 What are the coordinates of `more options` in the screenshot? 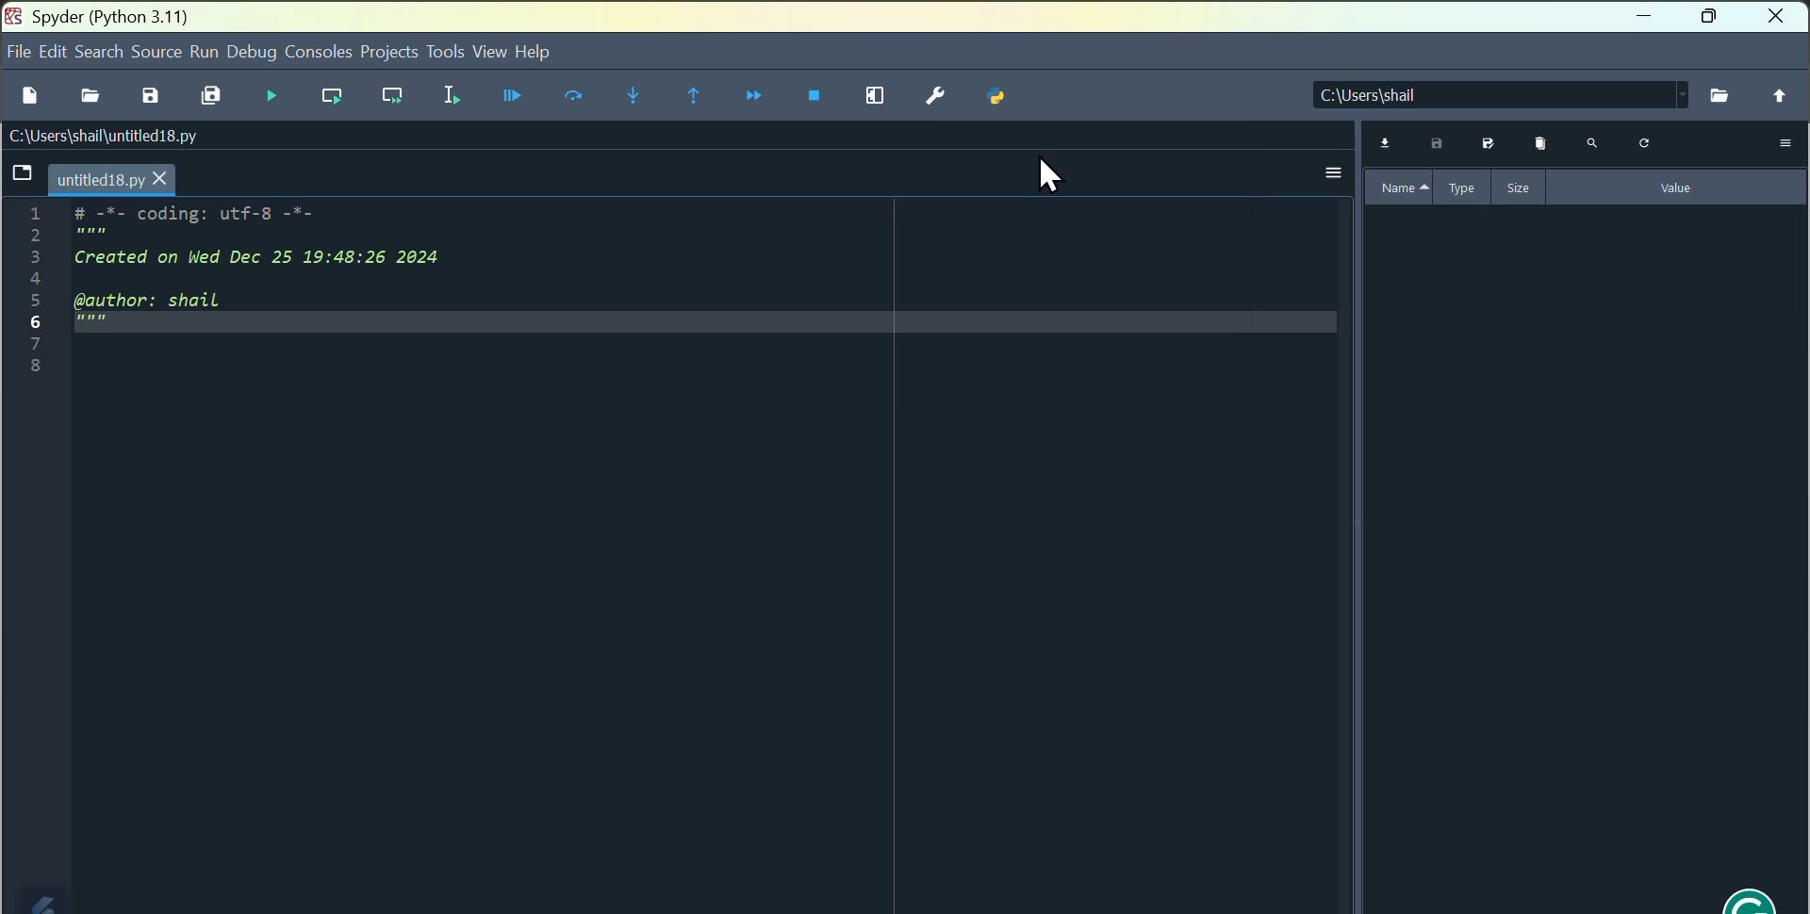 It's located at (1332, 171).